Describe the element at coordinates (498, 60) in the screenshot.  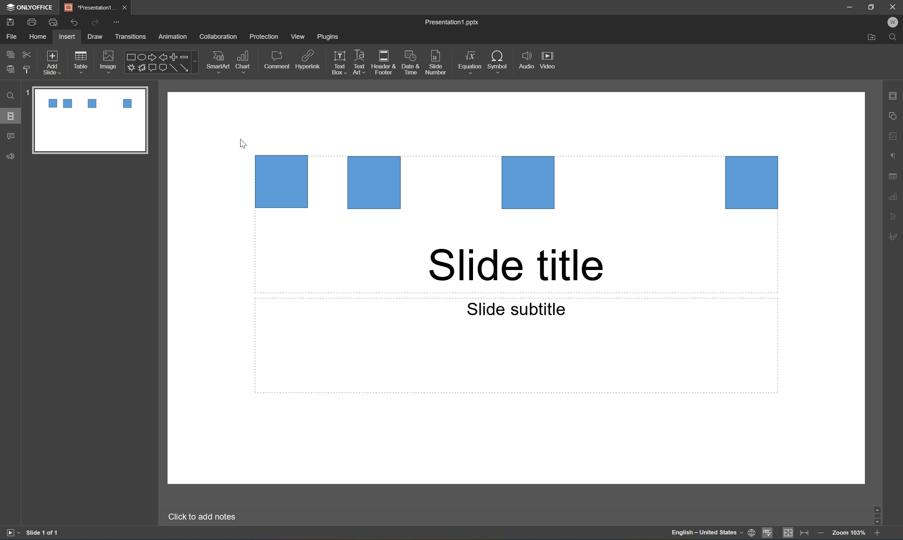
I see `symbol` at that location.